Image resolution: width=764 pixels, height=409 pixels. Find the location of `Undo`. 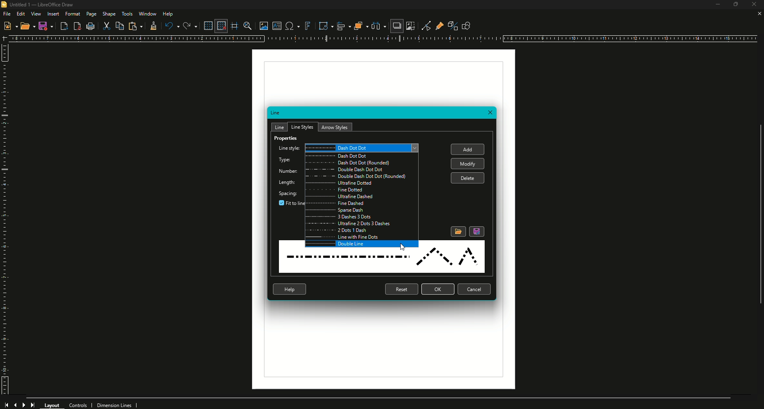

Undo is located at coordinates (172, 26).